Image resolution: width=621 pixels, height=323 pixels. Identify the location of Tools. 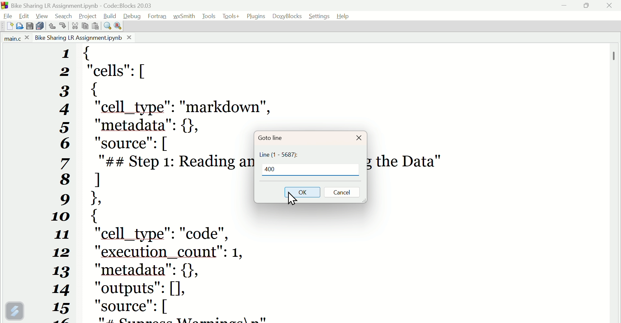
(231, 16).